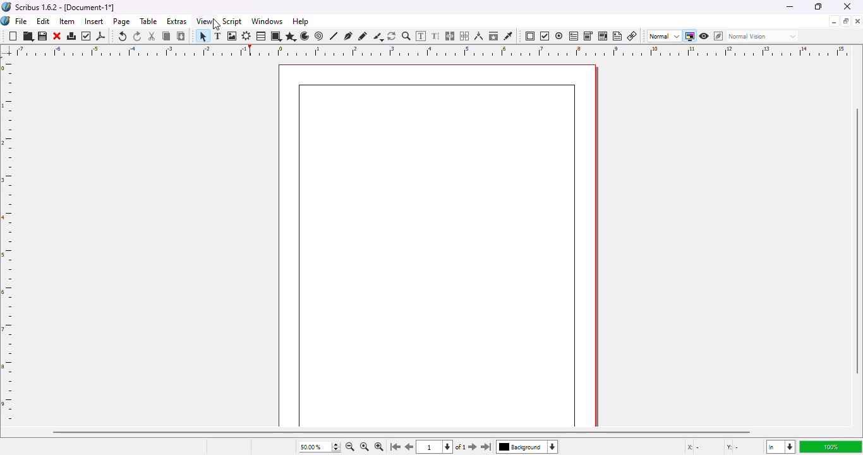 This screenshot has width=863, height=455. I want to click on ruler, so click(426, 51).